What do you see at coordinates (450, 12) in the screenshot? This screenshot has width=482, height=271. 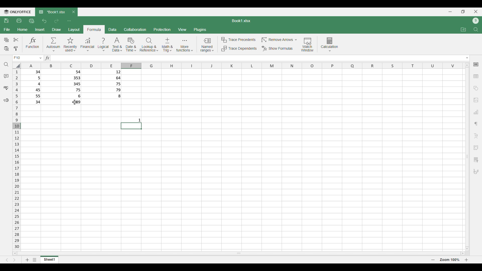 I see `Minimize` at bounding box center [450, 12].